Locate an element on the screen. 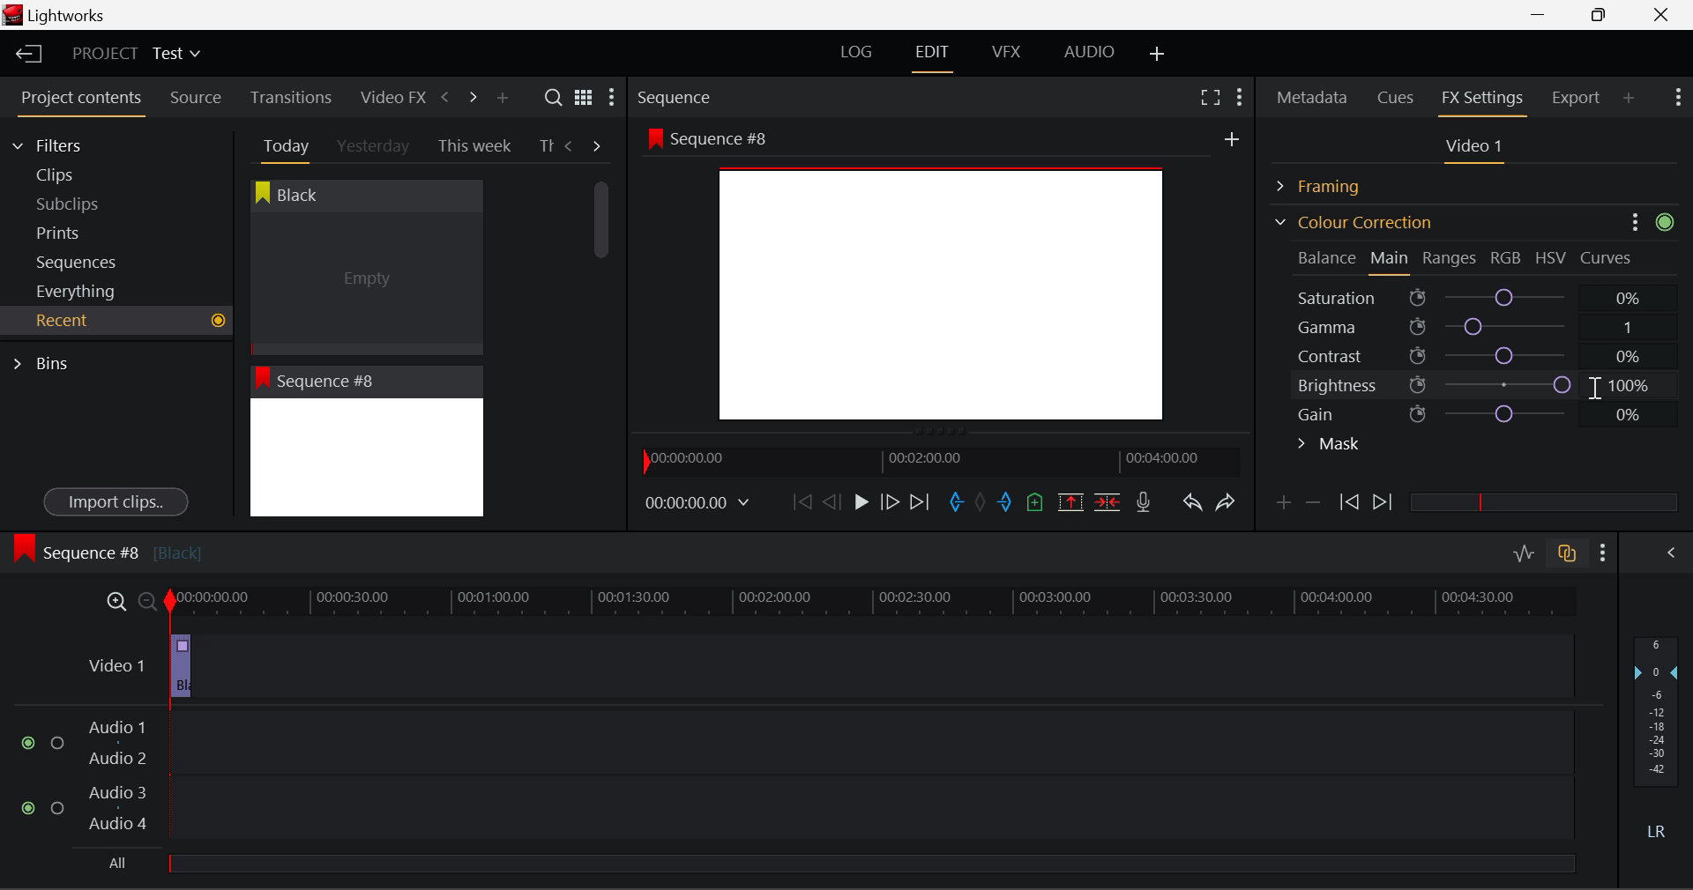 This screenshot has height=890, width=1693. Main Tab Open is located at coordinates (1391, 260).